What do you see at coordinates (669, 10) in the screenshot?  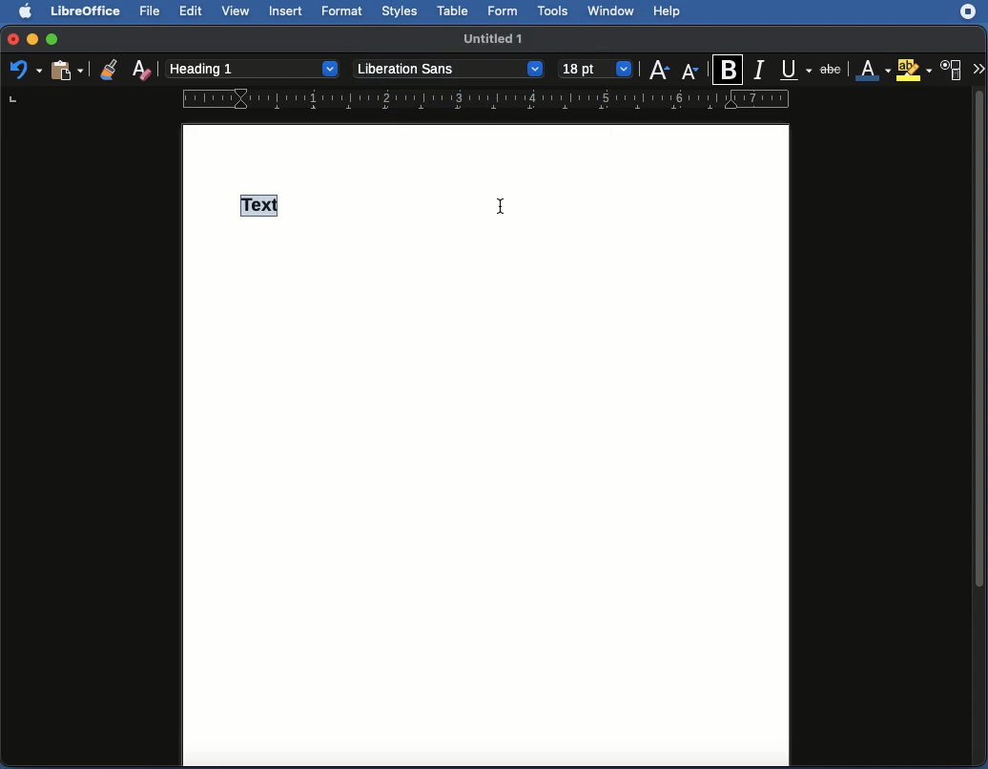 I see `Help` at bounding box center [669, 10].